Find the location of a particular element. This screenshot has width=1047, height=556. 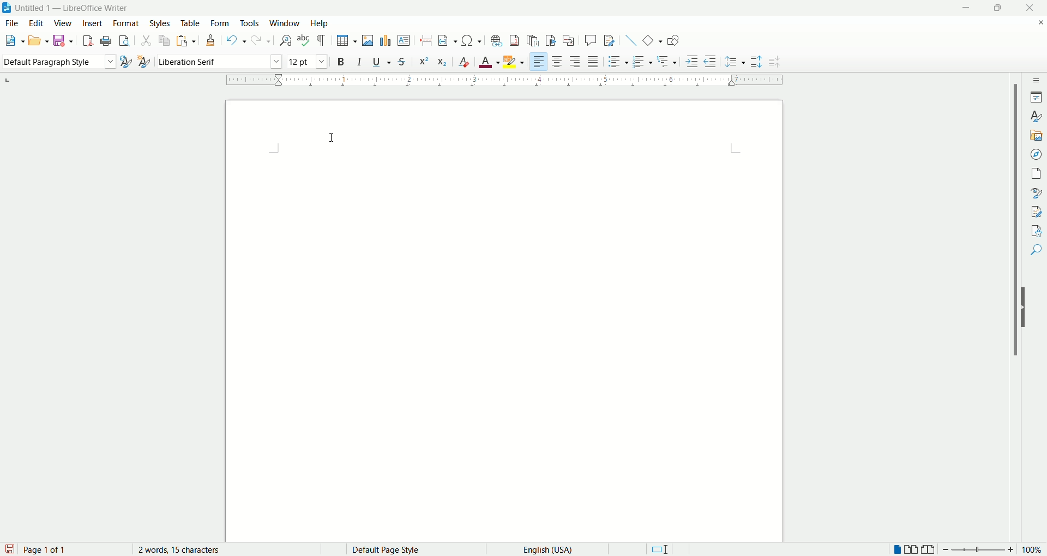

undo is located at coordinates (236, 40).